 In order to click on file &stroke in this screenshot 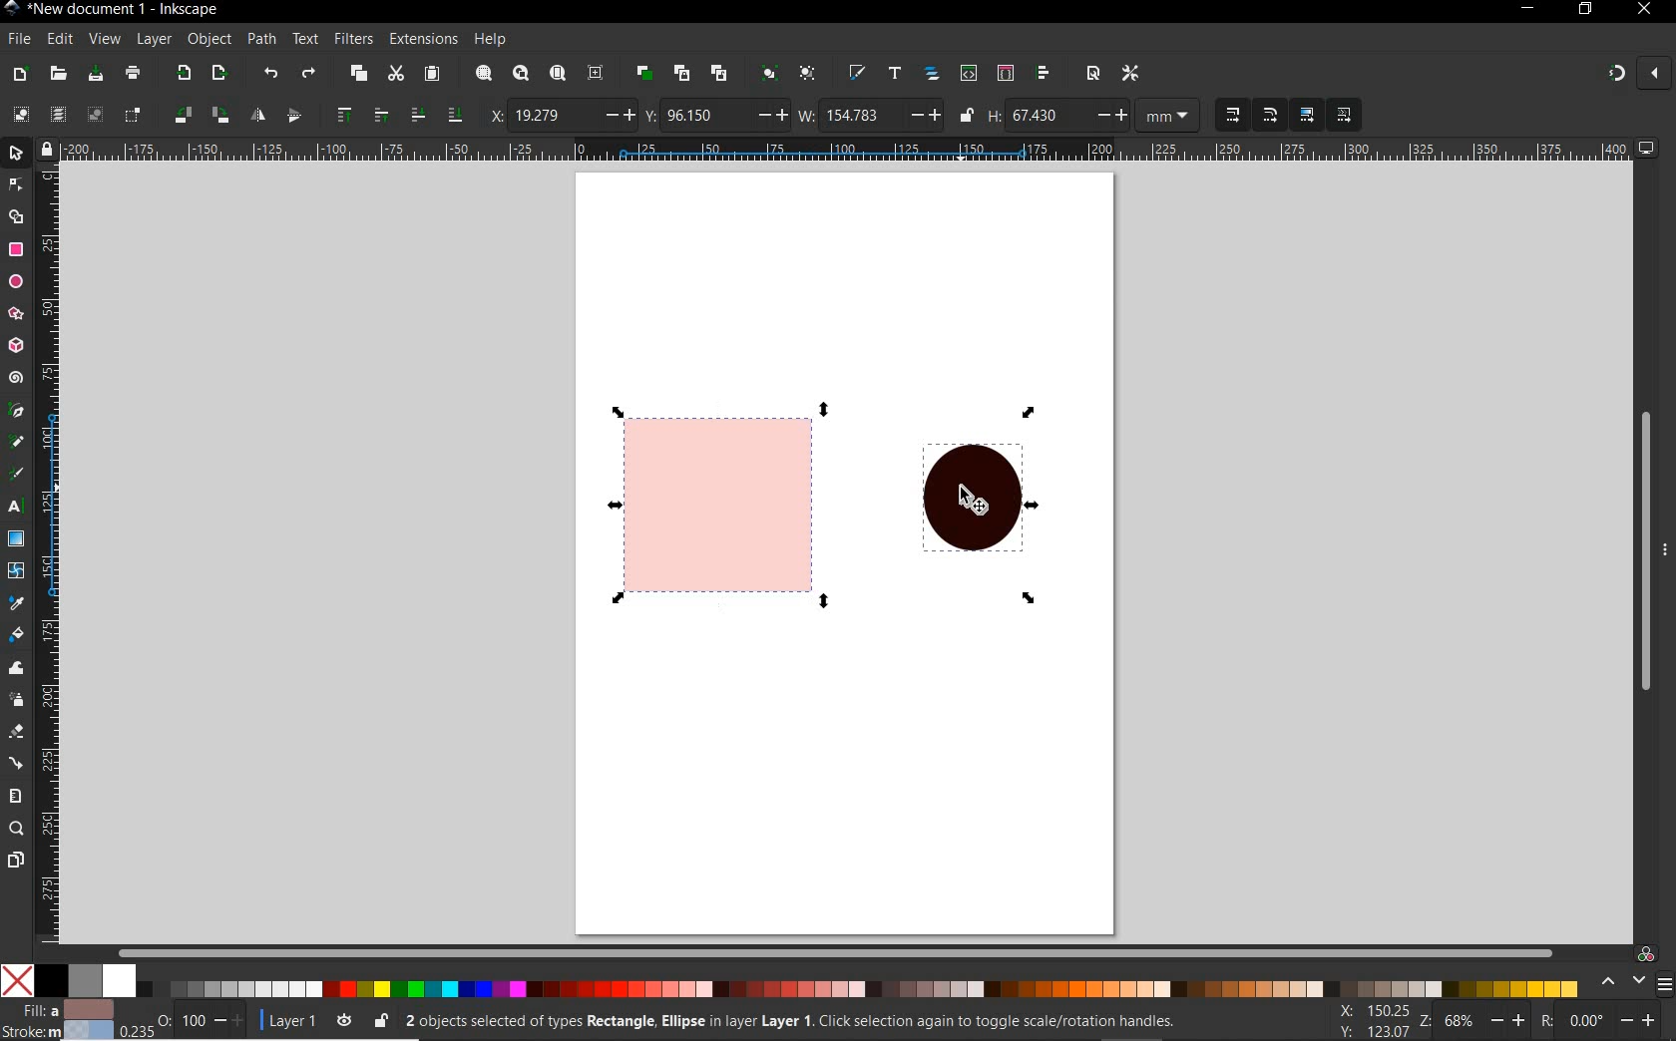, I will do `click(58, 1019)`.